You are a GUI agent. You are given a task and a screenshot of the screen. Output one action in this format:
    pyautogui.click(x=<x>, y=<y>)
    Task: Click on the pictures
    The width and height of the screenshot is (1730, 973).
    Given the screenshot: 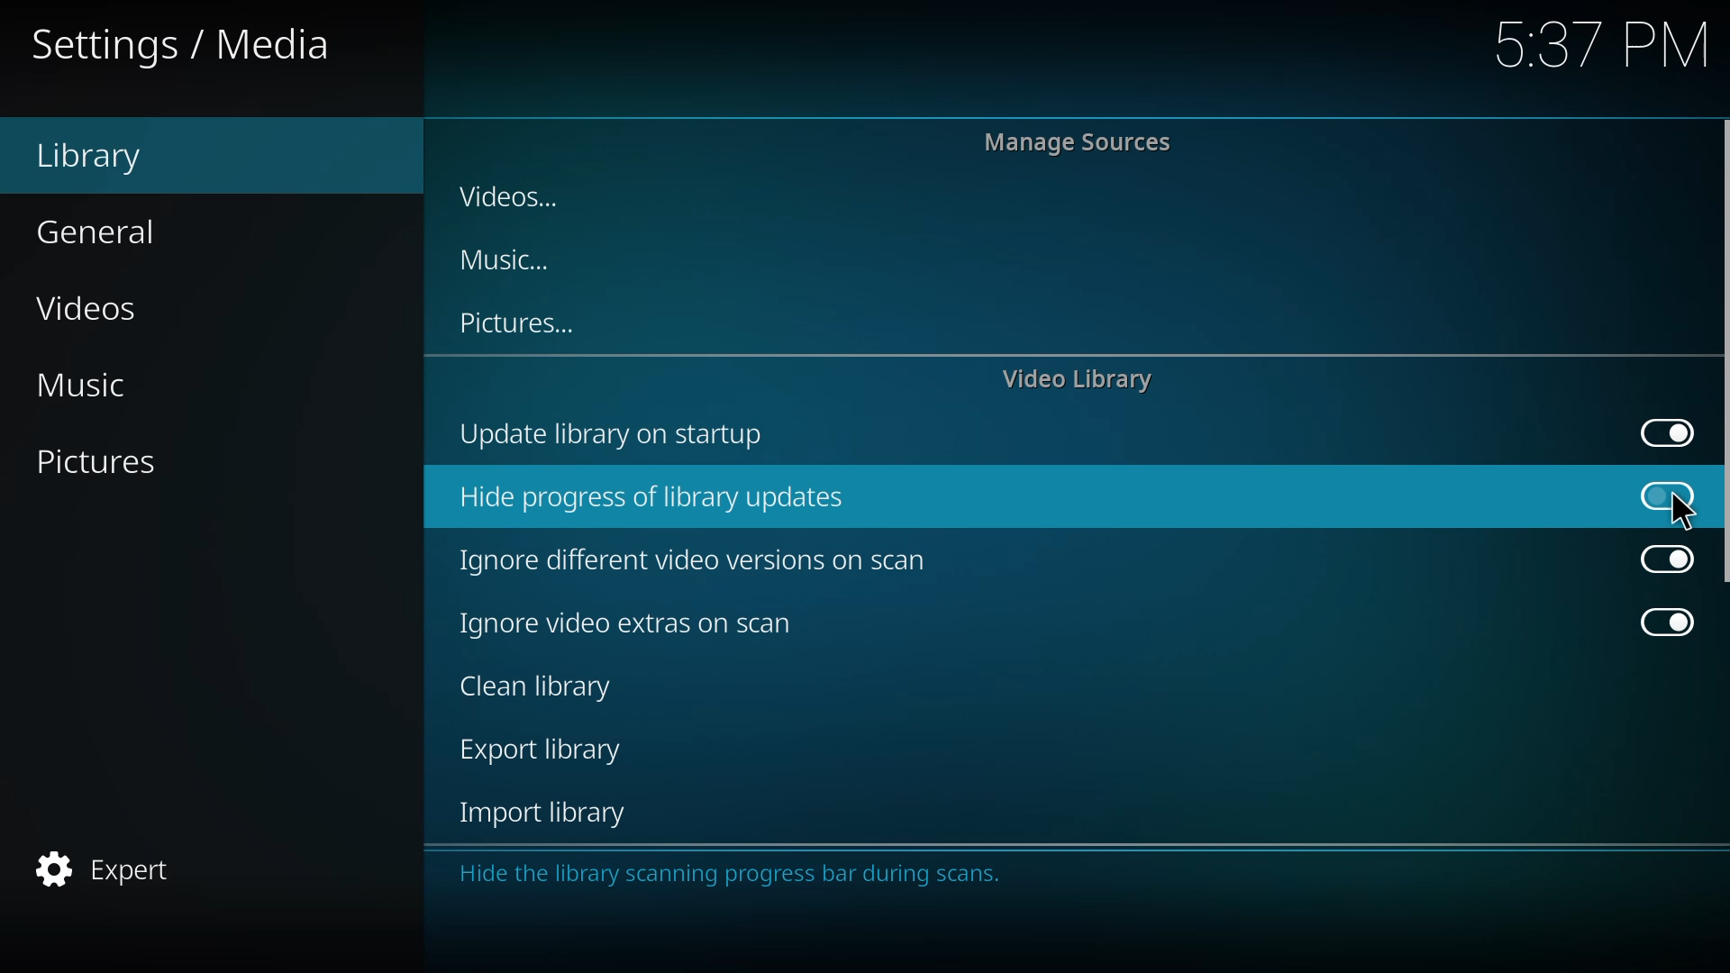 What is the action you would take?
    pyautogui.click(x=525, y=323)
    